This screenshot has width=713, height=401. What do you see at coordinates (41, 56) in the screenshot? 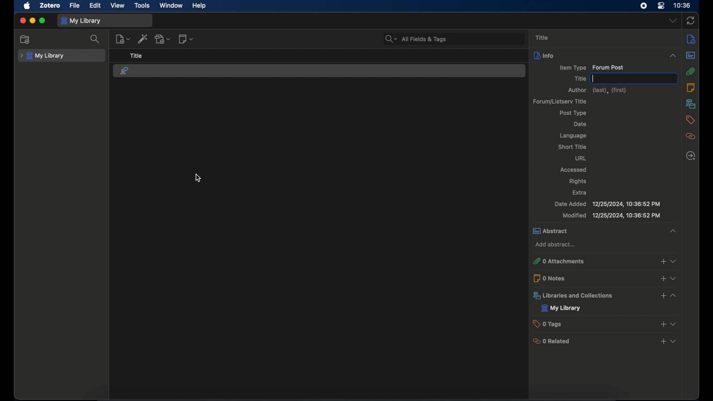
I see `my library` at bounding box center [41, 56].